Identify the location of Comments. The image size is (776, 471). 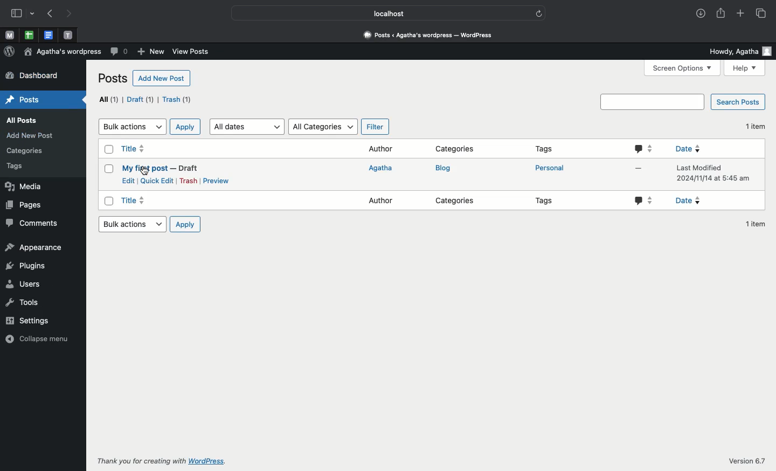
(120, 52).